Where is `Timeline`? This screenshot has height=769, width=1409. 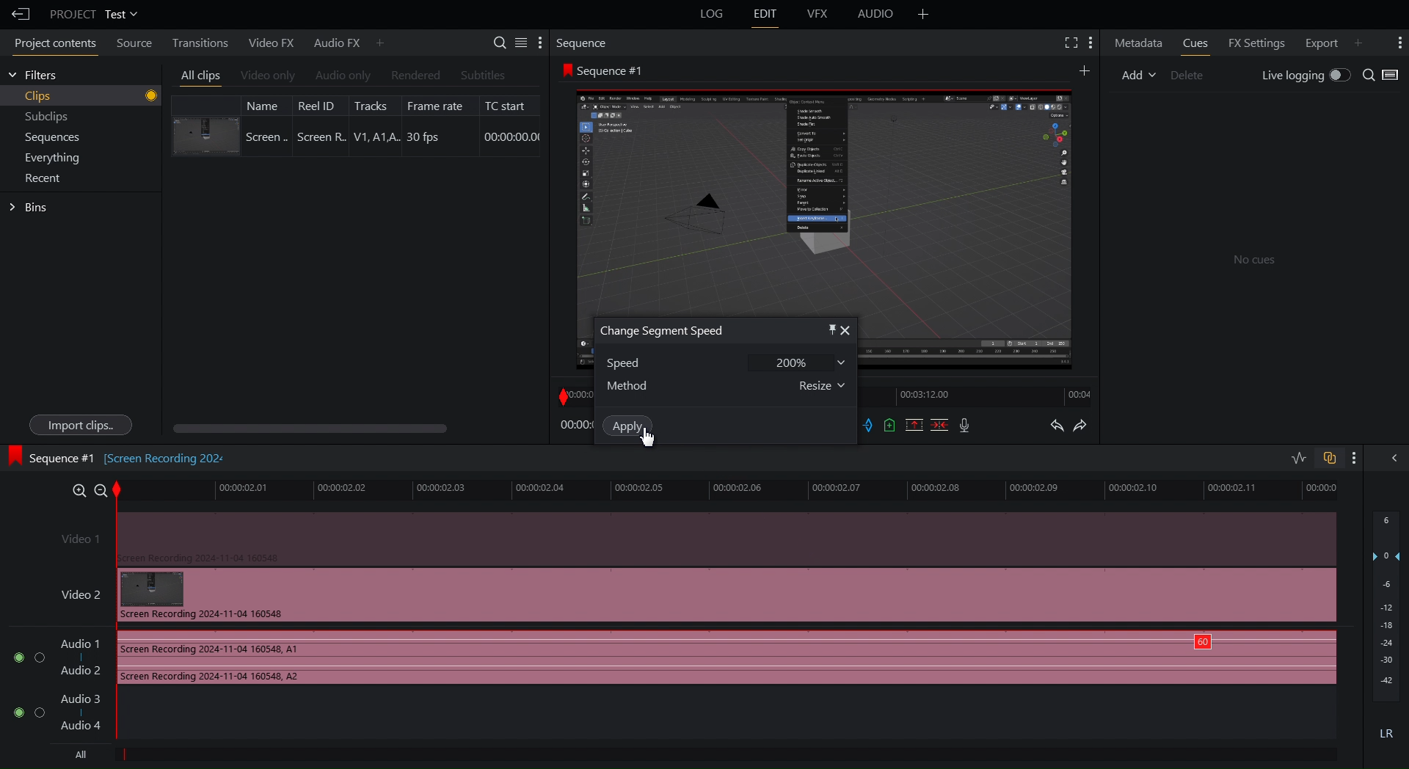 Timeline is located at coordinates (574, 394).